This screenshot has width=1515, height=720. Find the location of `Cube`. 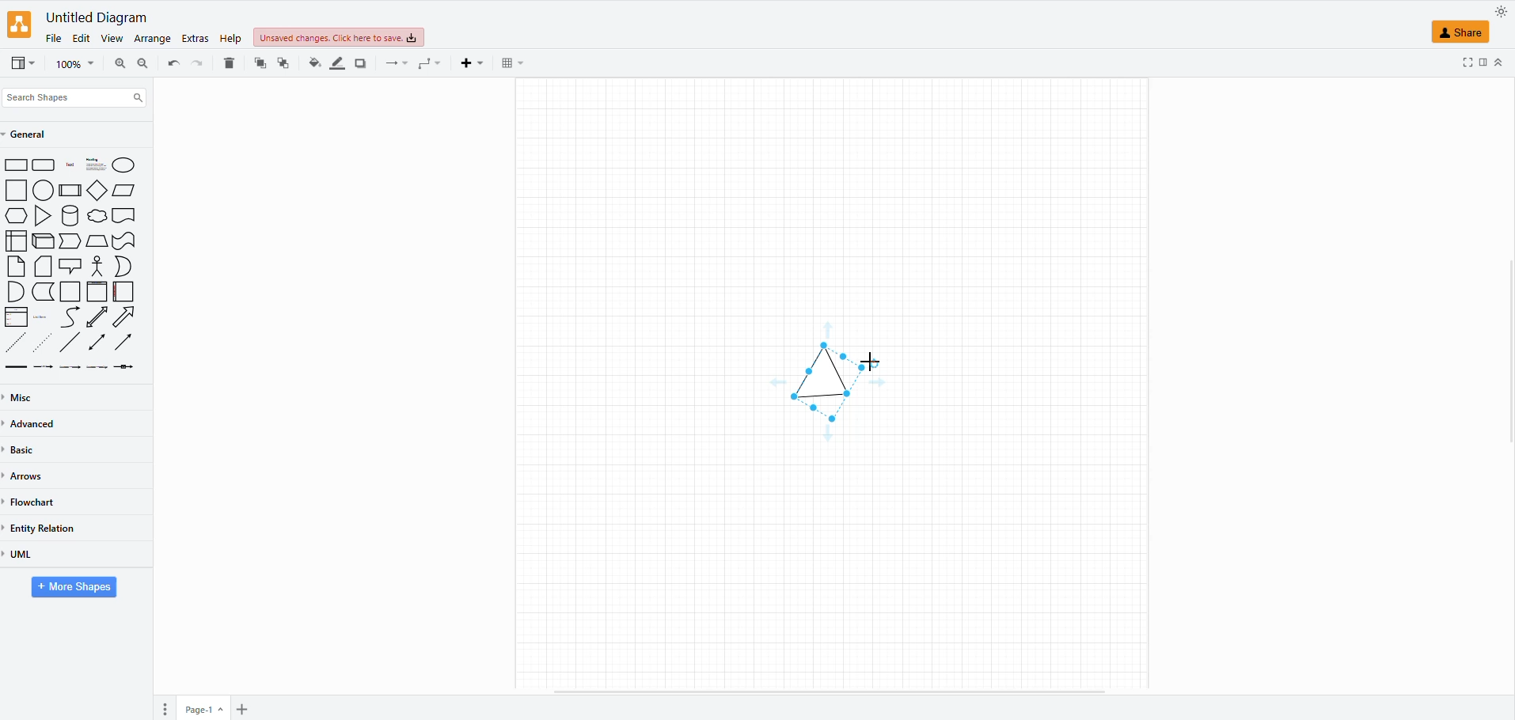

Cube is located at coordinates (44, 241).